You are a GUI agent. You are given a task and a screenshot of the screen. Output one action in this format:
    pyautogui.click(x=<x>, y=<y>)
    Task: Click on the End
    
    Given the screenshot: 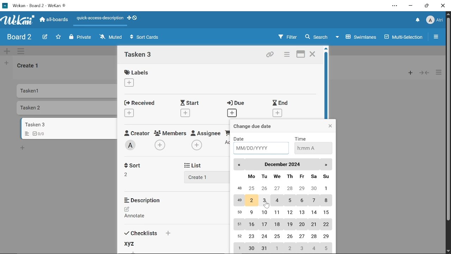 What is the action you would take?
    pyautogui.click(x=280, y=103)
    